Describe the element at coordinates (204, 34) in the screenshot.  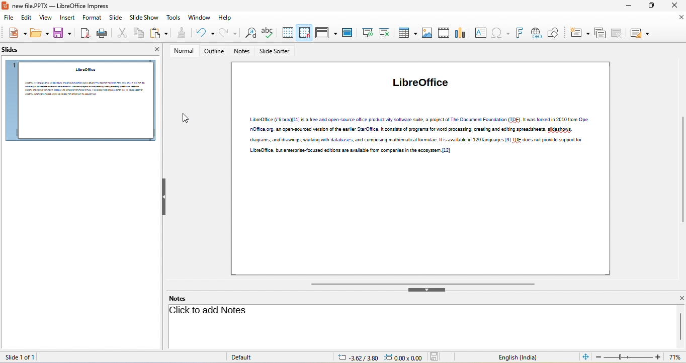
I see `undo` at that location.